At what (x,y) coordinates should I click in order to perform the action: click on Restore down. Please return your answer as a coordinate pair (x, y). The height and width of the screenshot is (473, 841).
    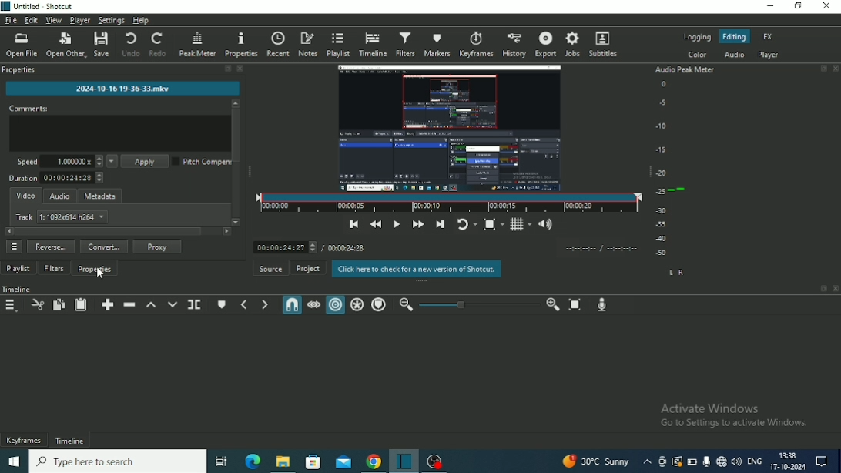
    Looking at the image, I should click on (799, 5).